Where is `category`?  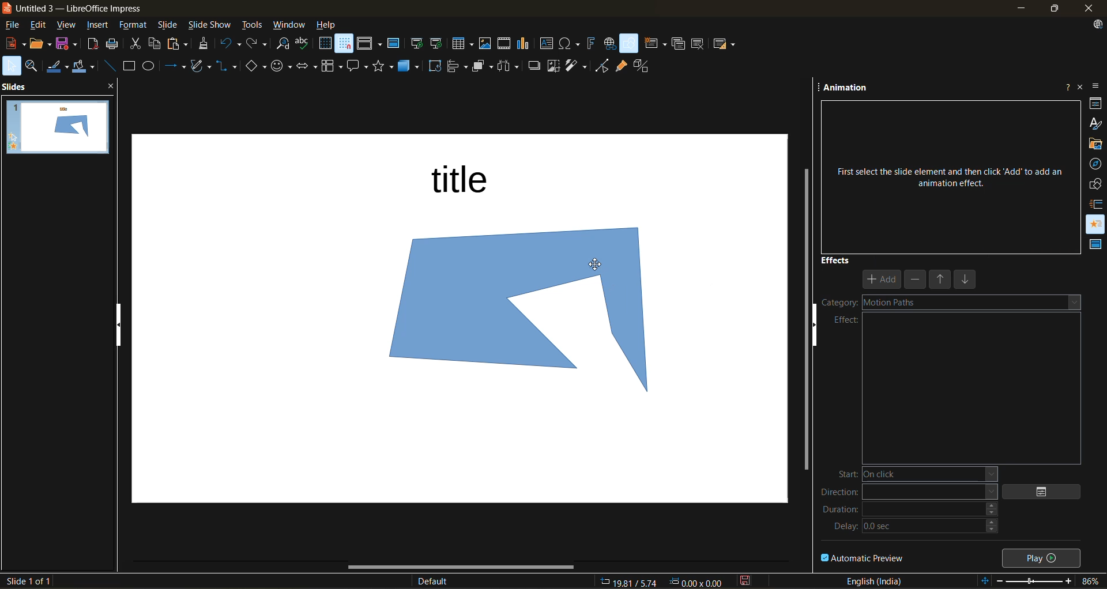 category is located at coordinates (838, 305).